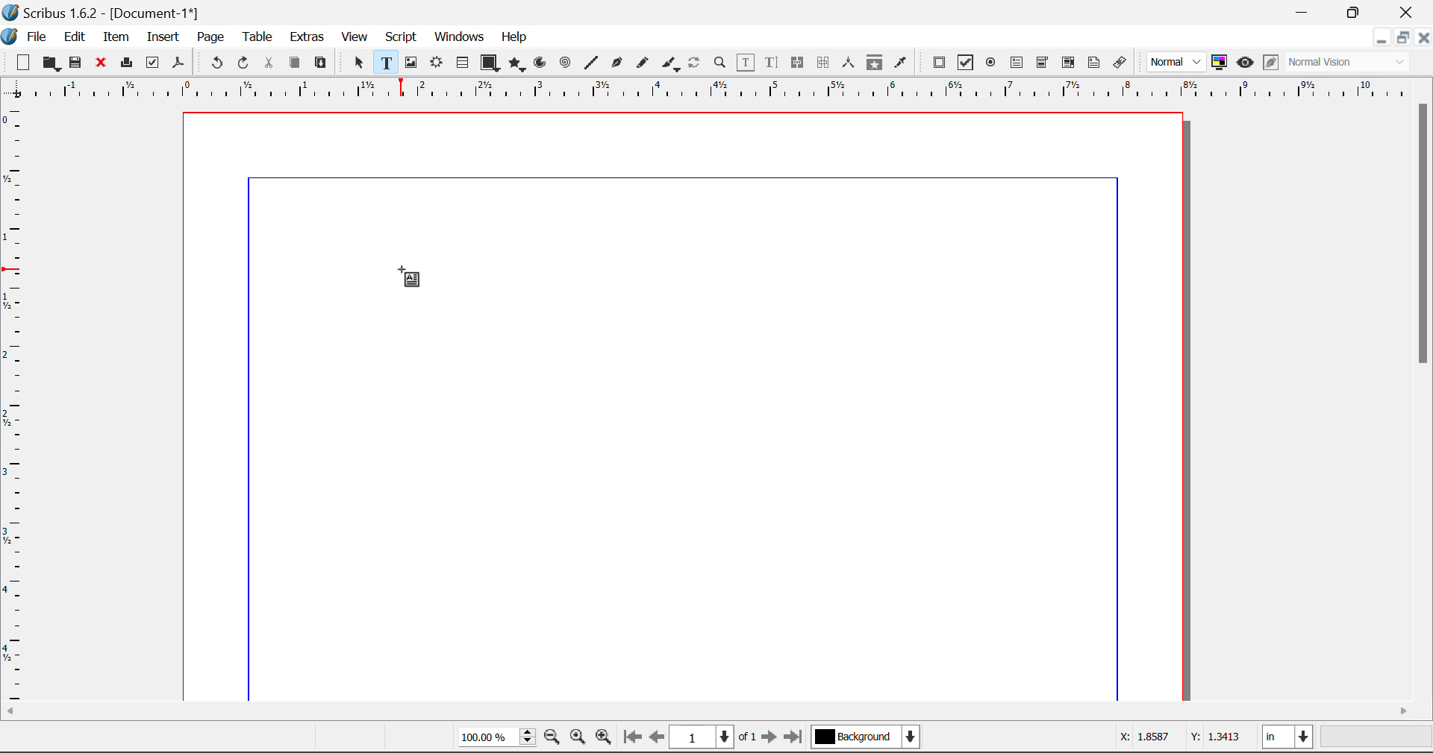 The height and width of the screenshot is (753, 1433). I want to click on Insert, so click(162, 37).